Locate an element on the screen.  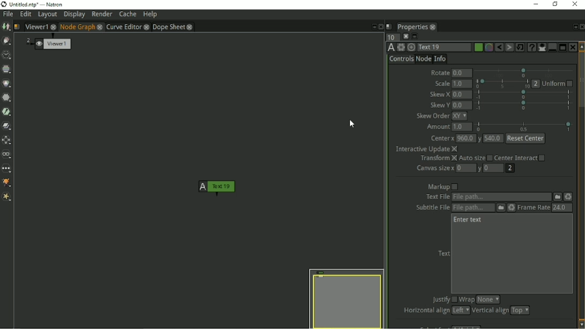
TextOFX version 6.13 is located at coordinates (389, 48).